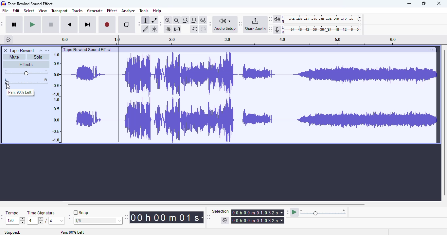  Describe the element at coordinates (15, 221) in the screenshot. I see `120` at that location.